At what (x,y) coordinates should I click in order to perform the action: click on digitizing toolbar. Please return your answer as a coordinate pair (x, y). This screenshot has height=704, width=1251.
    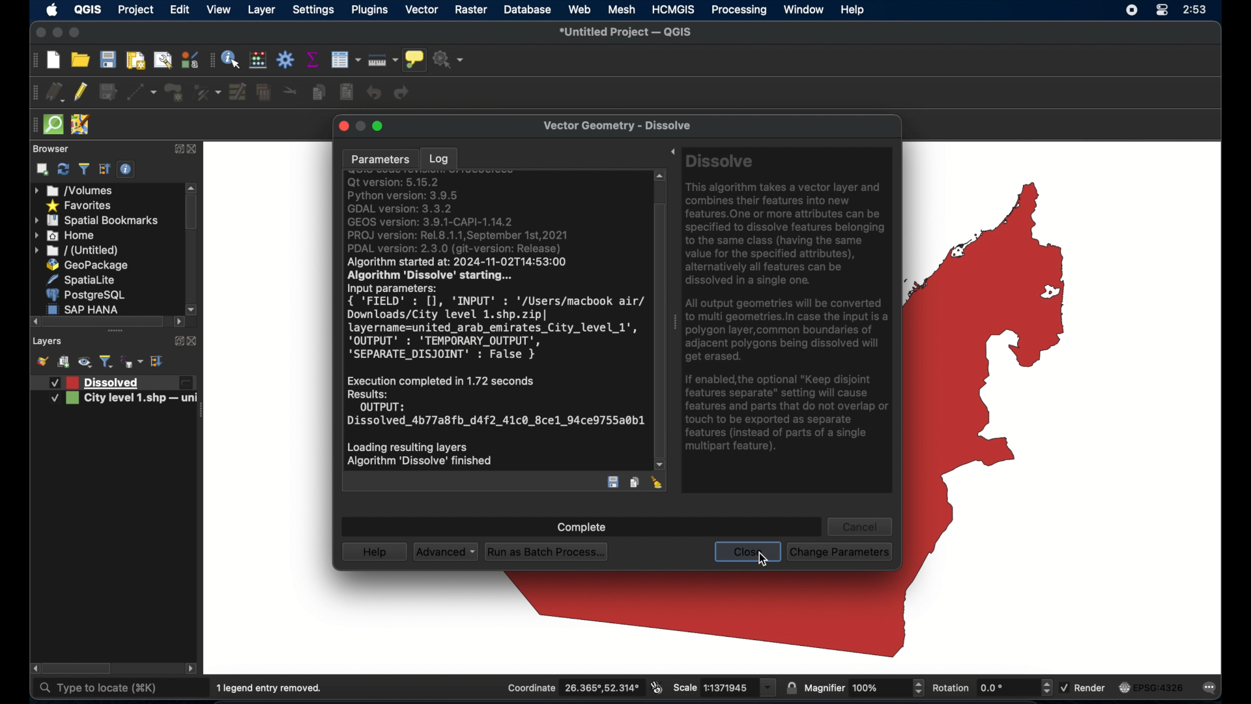
    Looking at the image, I should click on (35, 93).